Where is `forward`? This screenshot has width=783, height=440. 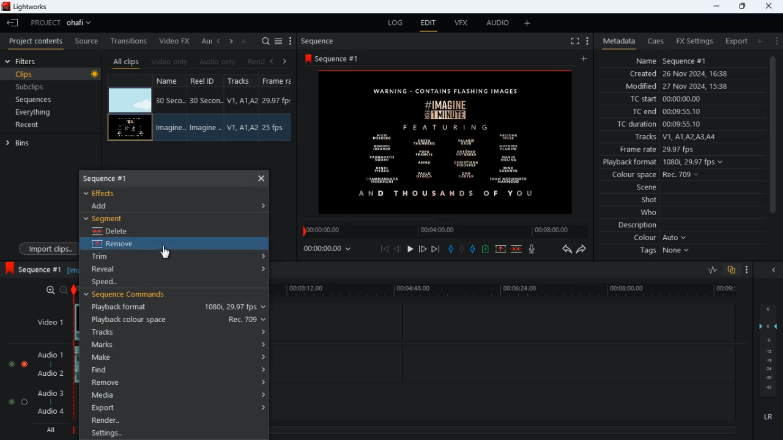
forward is located at coordinates (421, 249).